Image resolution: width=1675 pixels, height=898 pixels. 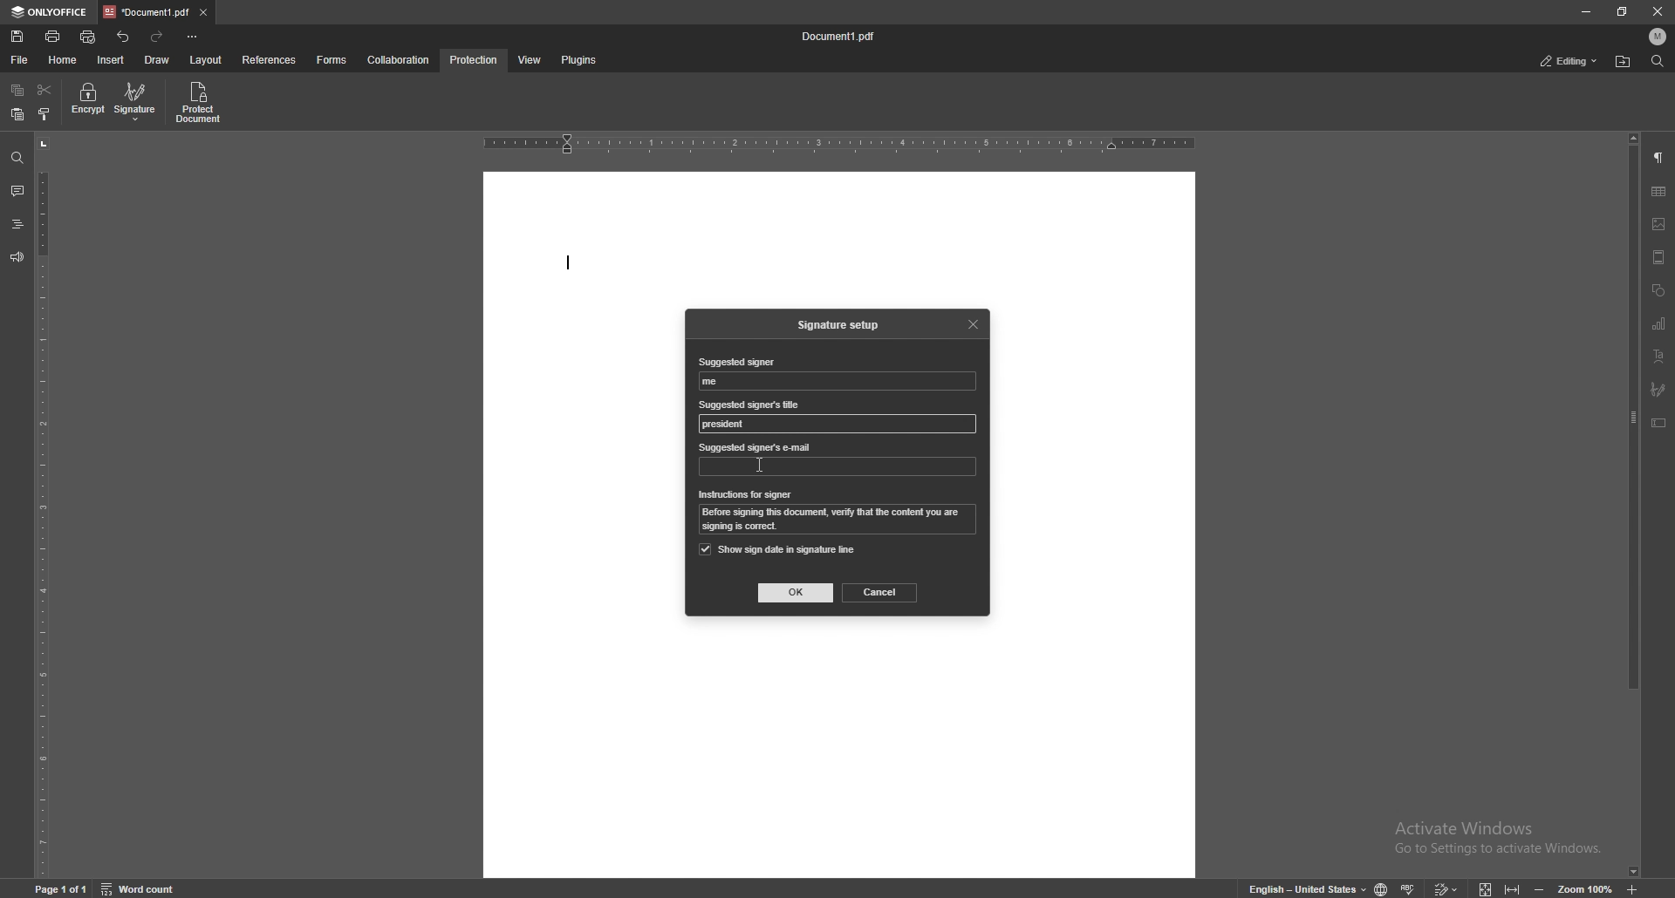 I want to click on horizontal scale, so click(x=839, y=145).